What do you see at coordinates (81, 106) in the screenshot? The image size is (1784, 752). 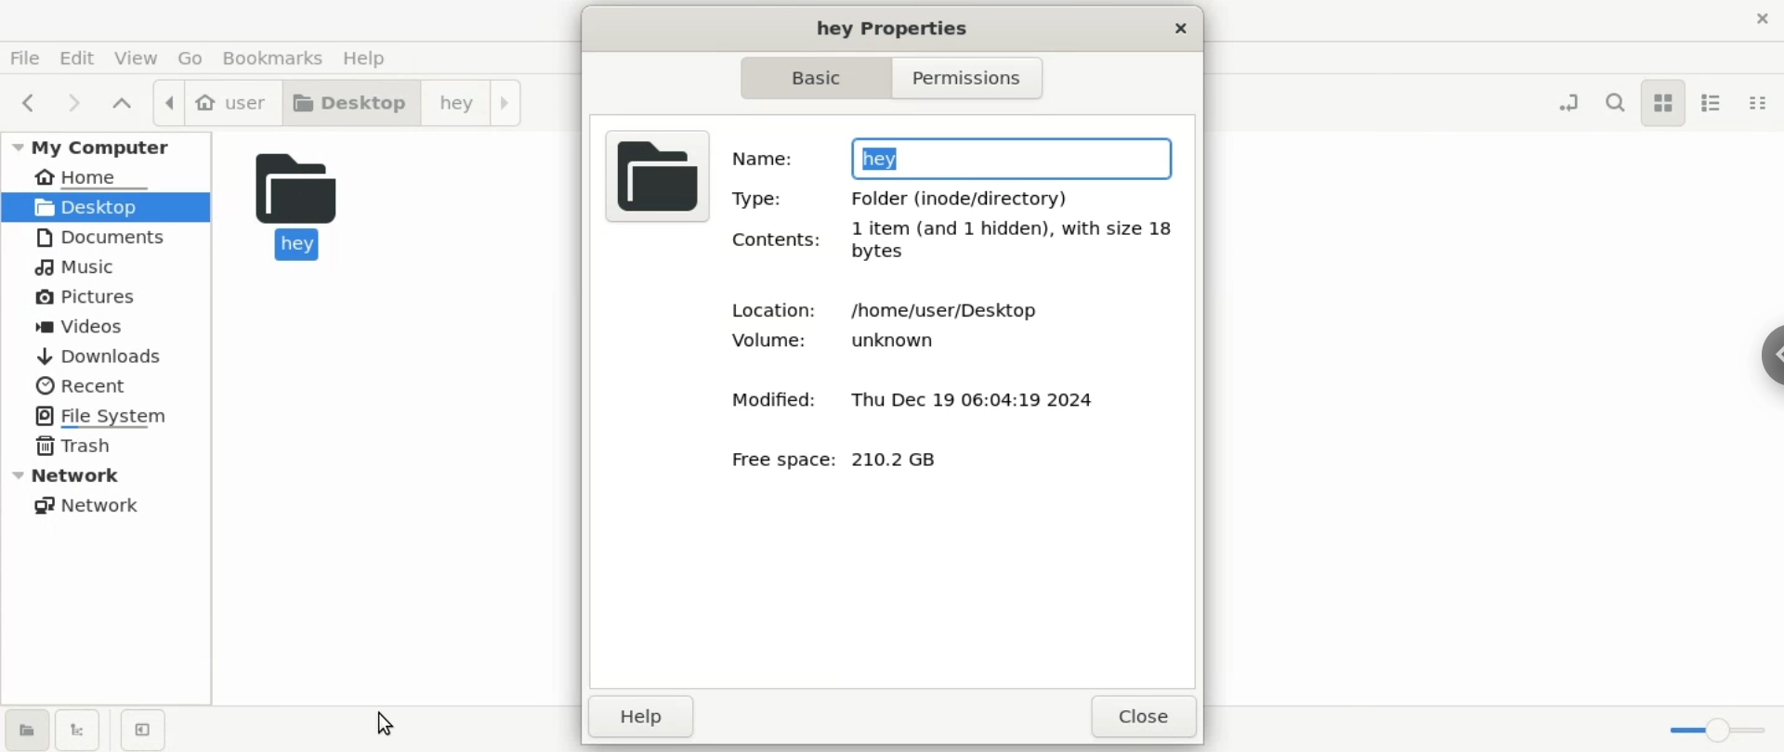 I see `next` at bounding box center [81, 106].